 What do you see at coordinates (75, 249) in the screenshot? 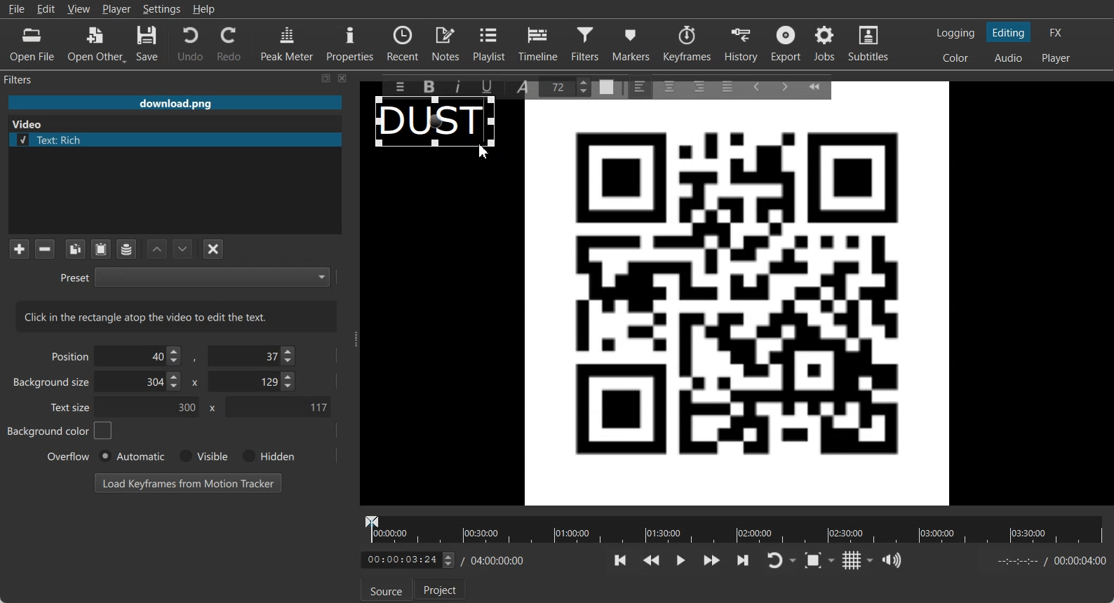
I see `Copy checked filters` at bounding box center [75, 249].